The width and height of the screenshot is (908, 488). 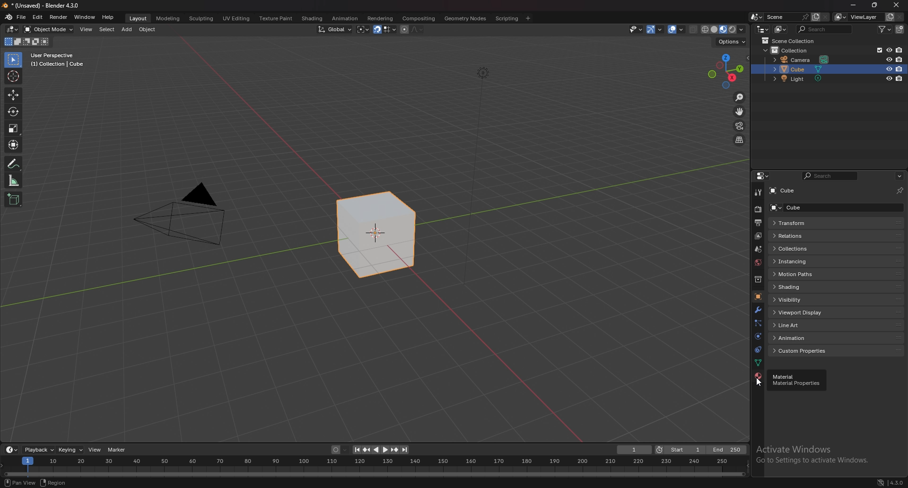 I want to click on disable in renders, so click(x=899, y=50).